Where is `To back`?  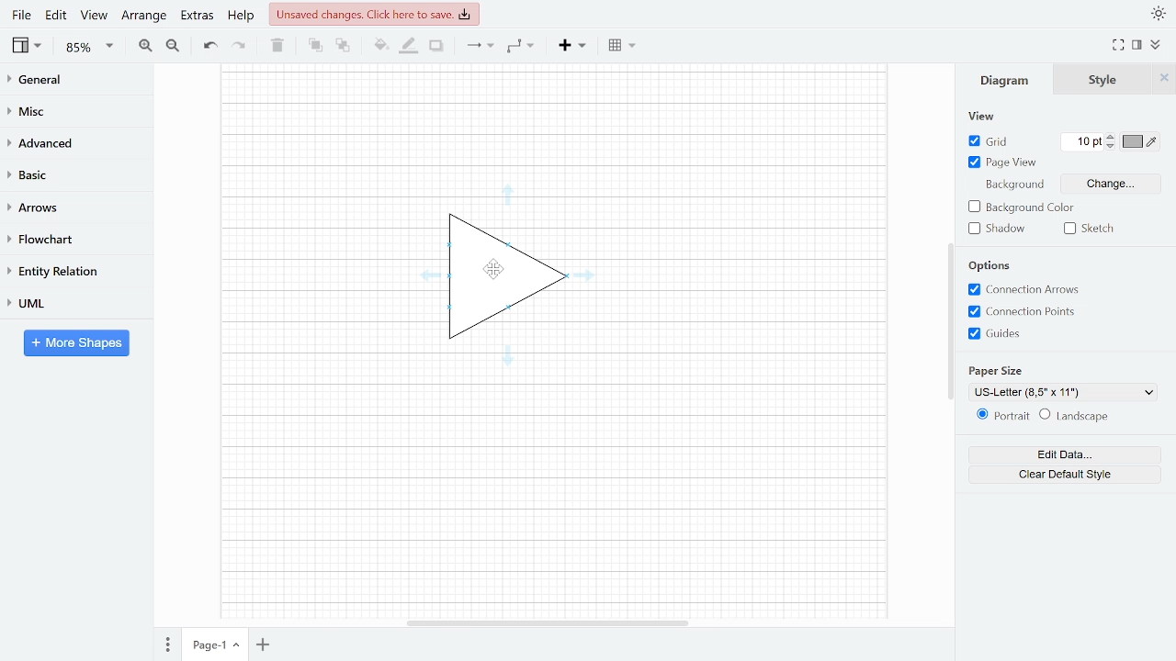 To back is located at coordinates (341, 44).